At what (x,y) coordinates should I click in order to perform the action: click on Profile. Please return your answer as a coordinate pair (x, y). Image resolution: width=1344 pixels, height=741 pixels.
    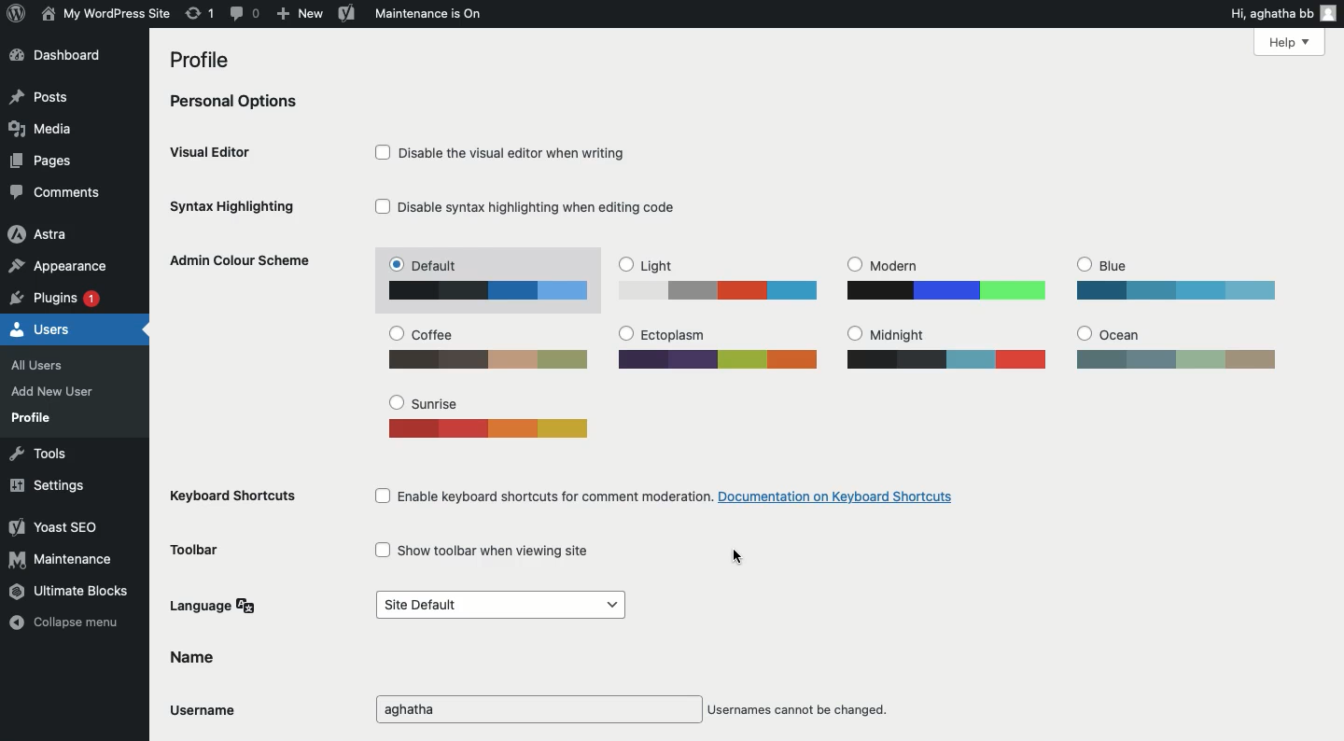
    Looking at the image, I should click on (37, 419).